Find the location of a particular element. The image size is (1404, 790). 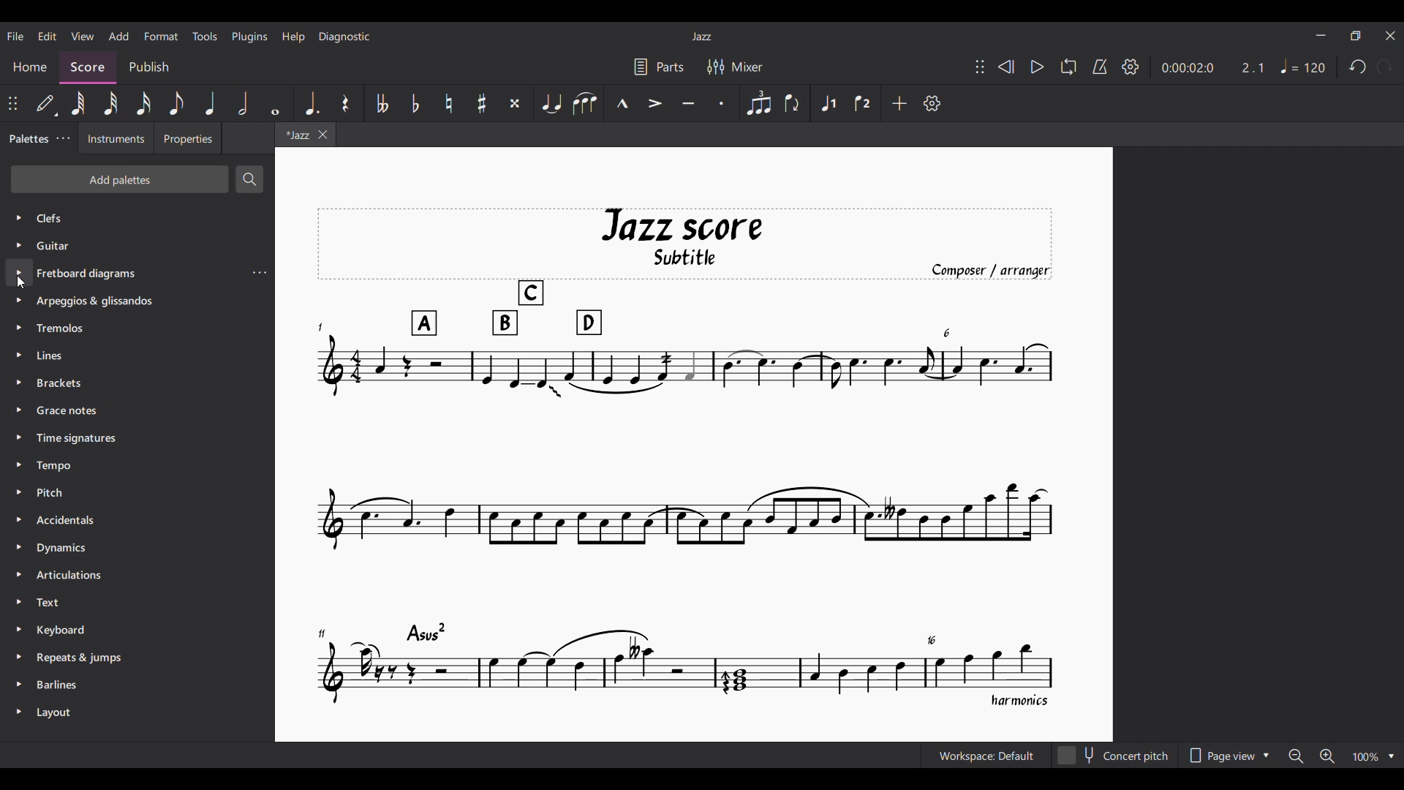

Arpeggios is located at coordinates (97, 302).